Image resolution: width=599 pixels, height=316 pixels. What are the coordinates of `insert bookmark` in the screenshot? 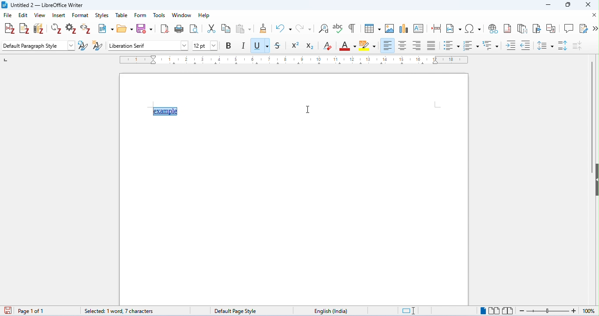 It's located at (538, 28).